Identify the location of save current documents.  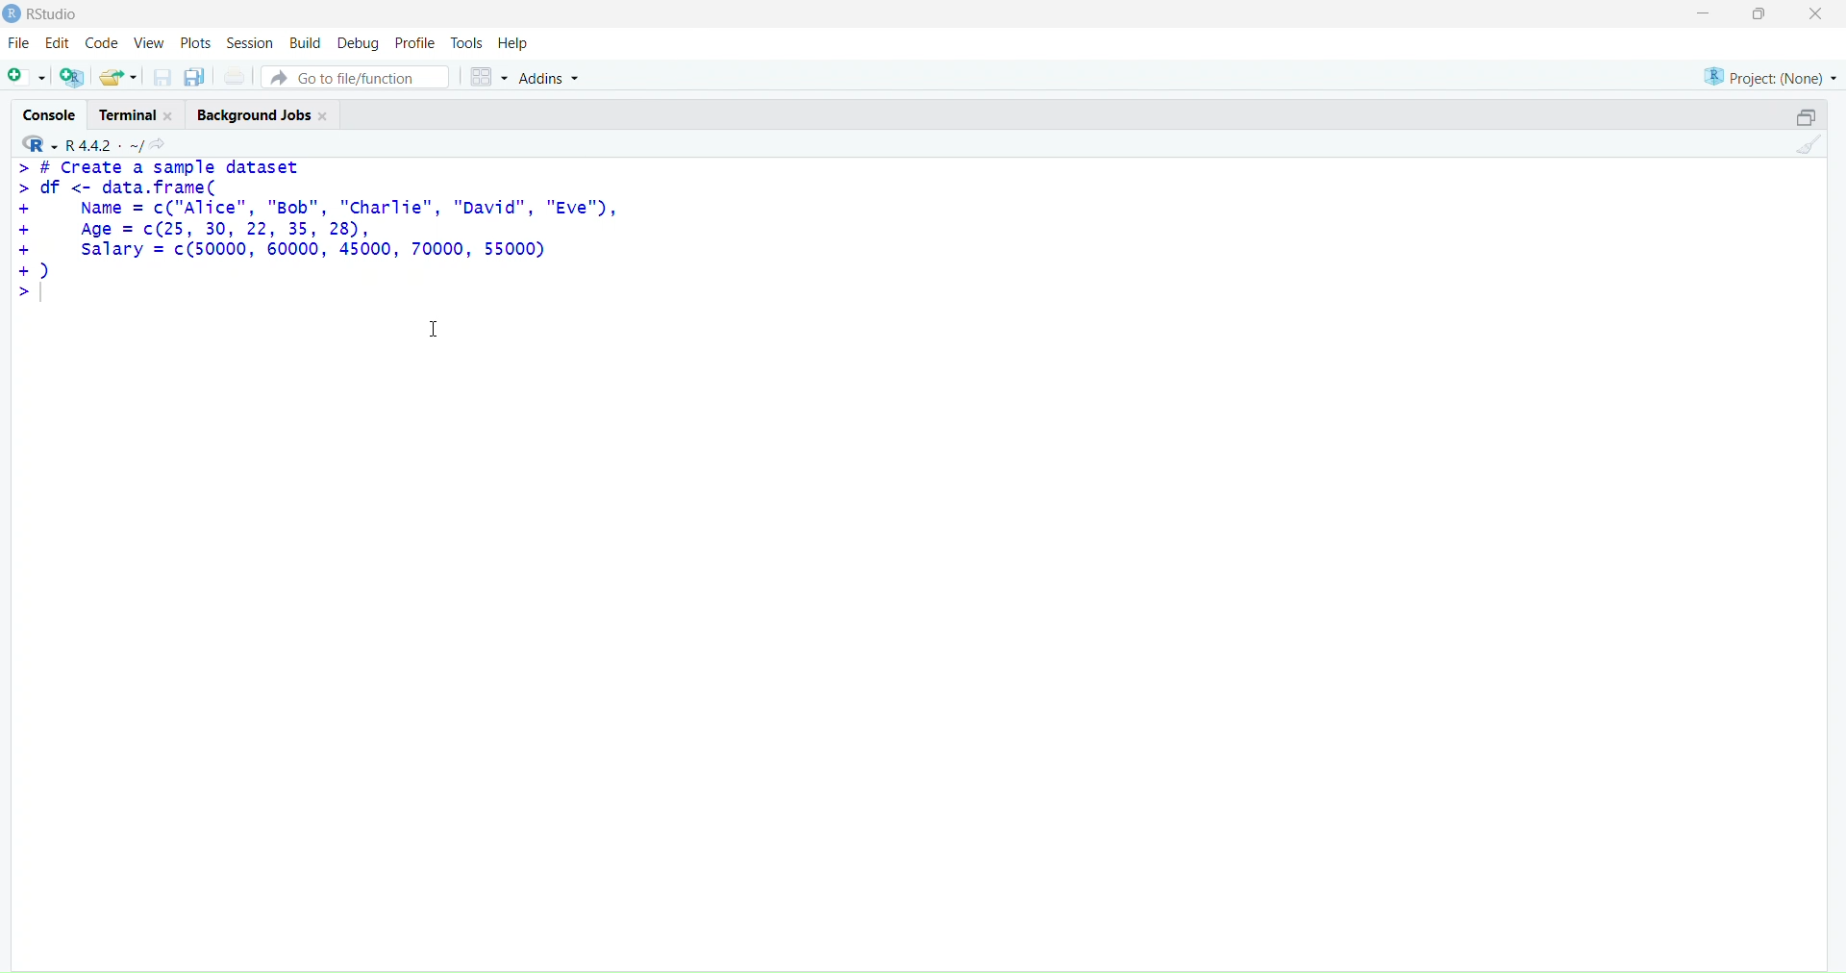
(163, 78).